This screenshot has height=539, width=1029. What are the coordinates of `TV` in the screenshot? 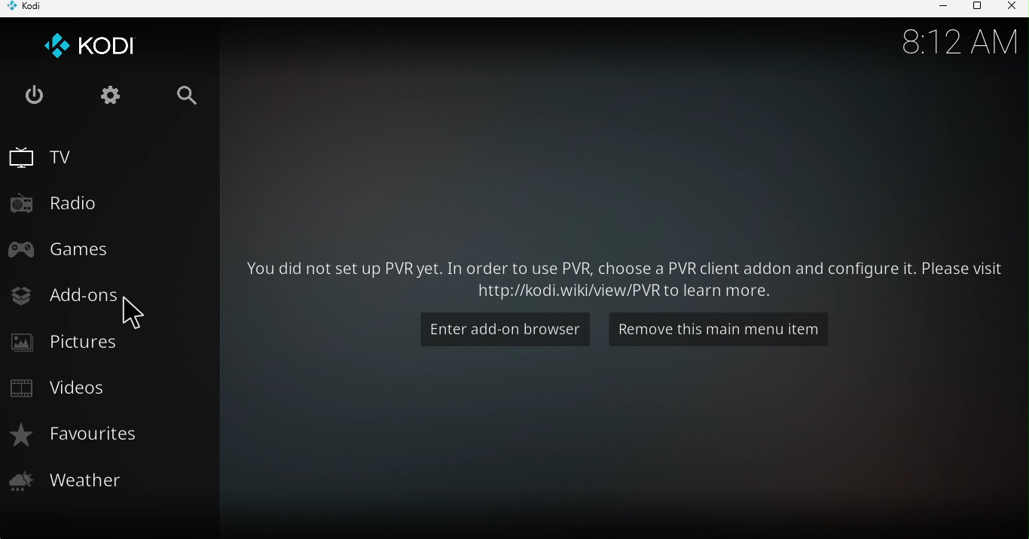 It's located at (52, 156).